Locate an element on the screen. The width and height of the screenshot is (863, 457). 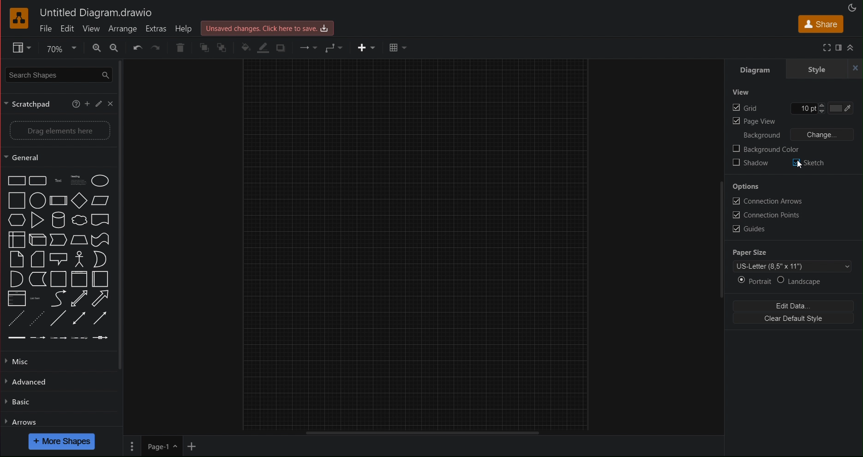
connector with 2 label is located at coordinates (57, 339).